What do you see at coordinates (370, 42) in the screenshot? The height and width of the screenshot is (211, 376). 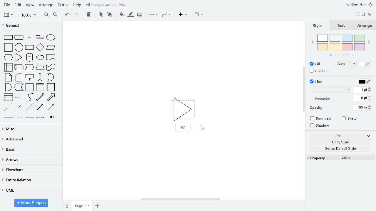 I see `next` at bounding box center [370, 42].